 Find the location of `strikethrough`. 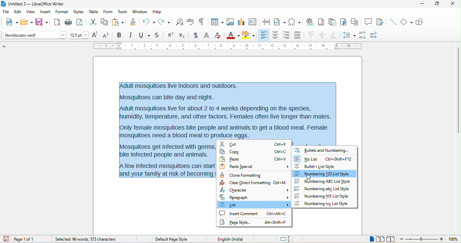

strikethrough is located at coordinates (157, 36).